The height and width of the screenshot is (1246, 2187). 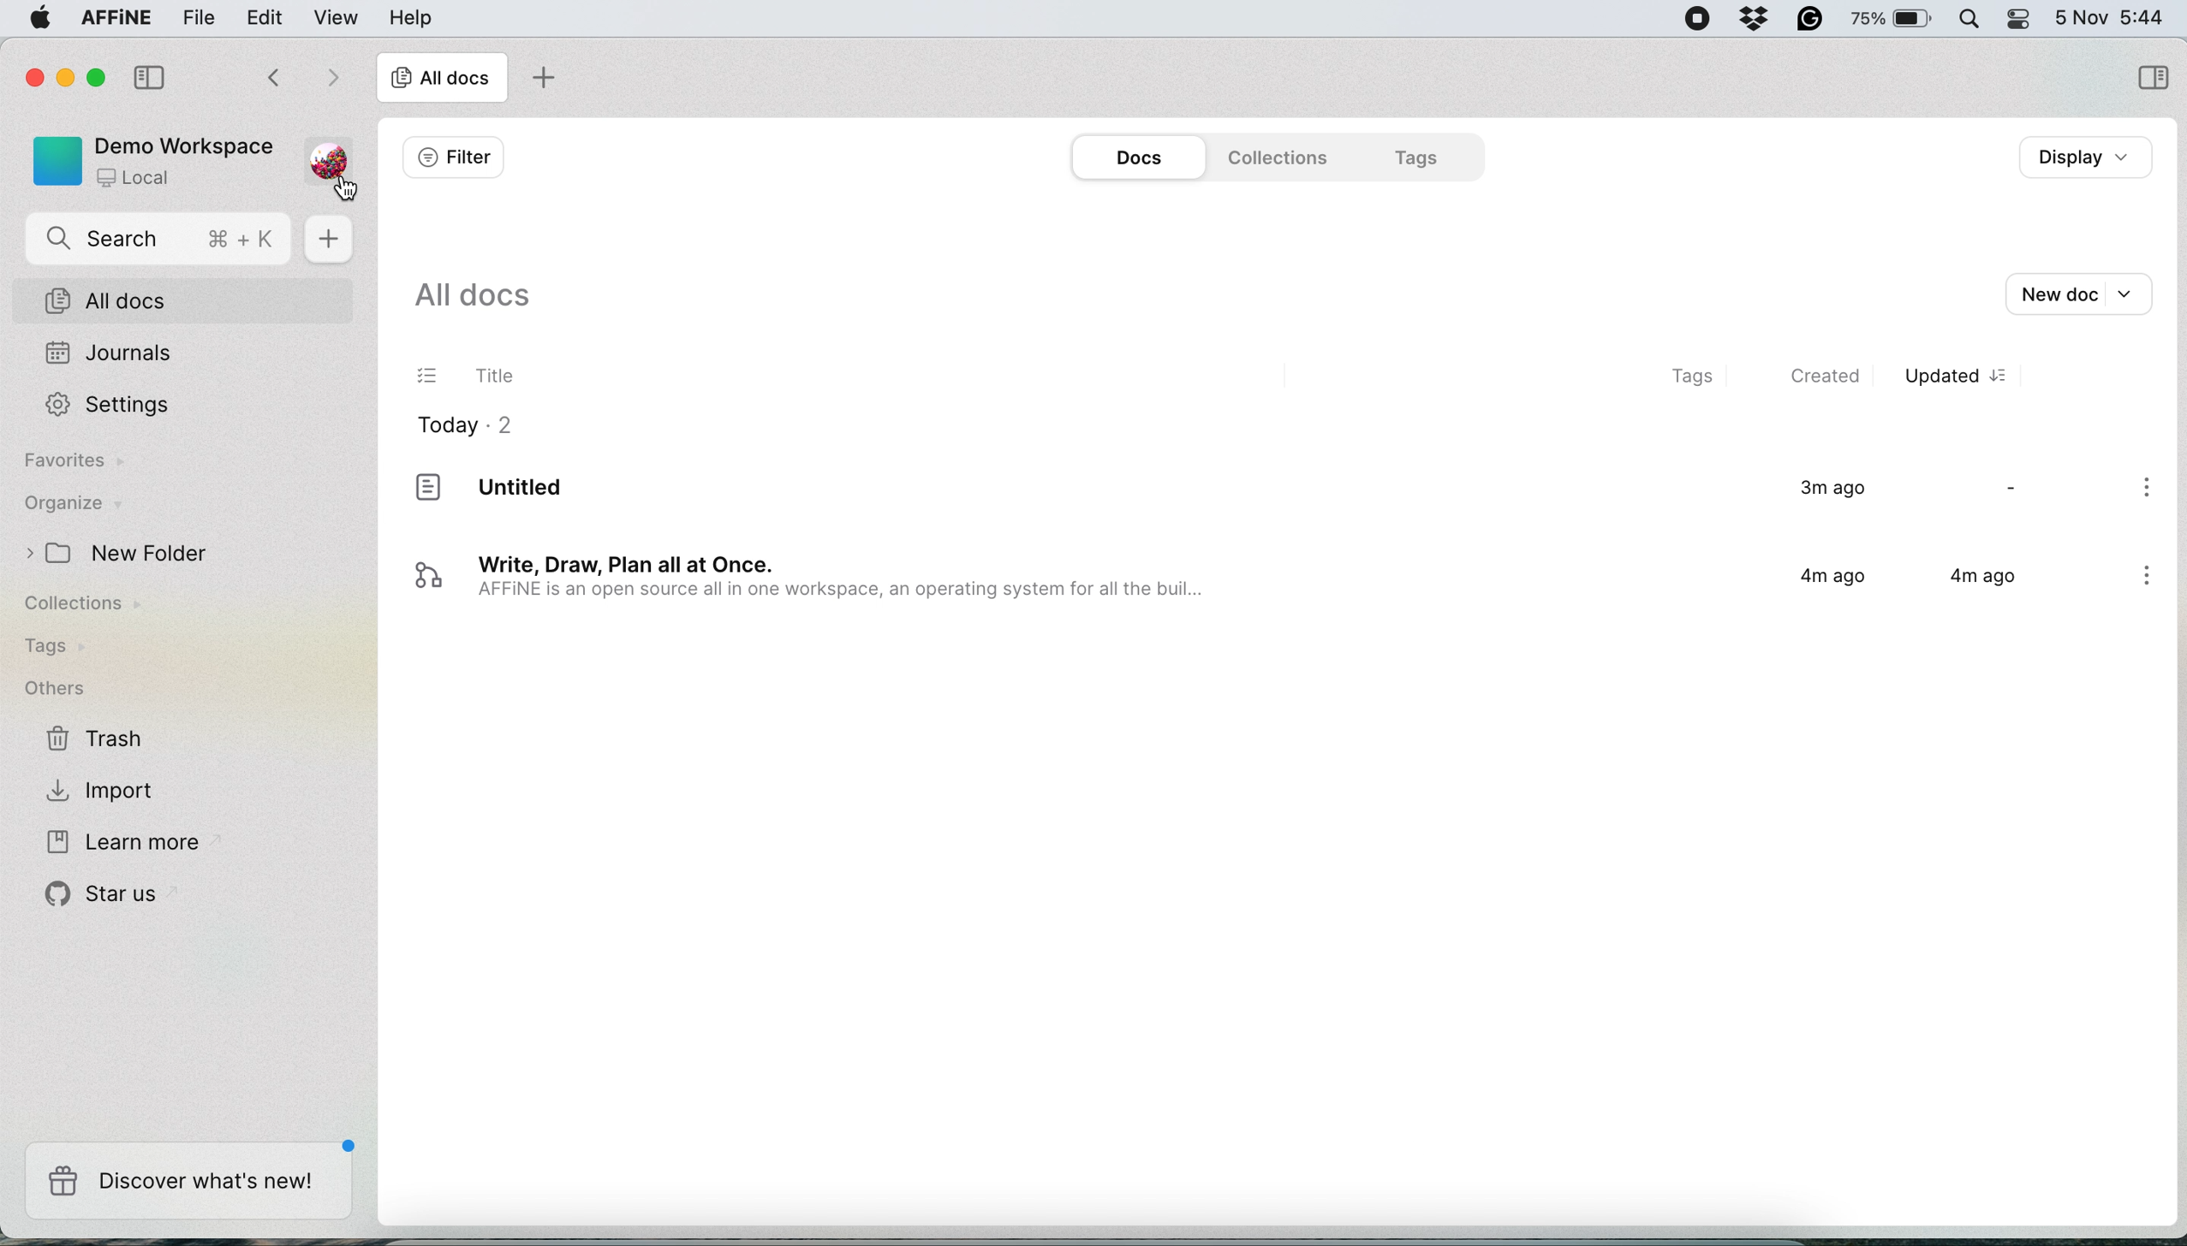 I want to click on discover what's new, so click(x=188, y=1181).